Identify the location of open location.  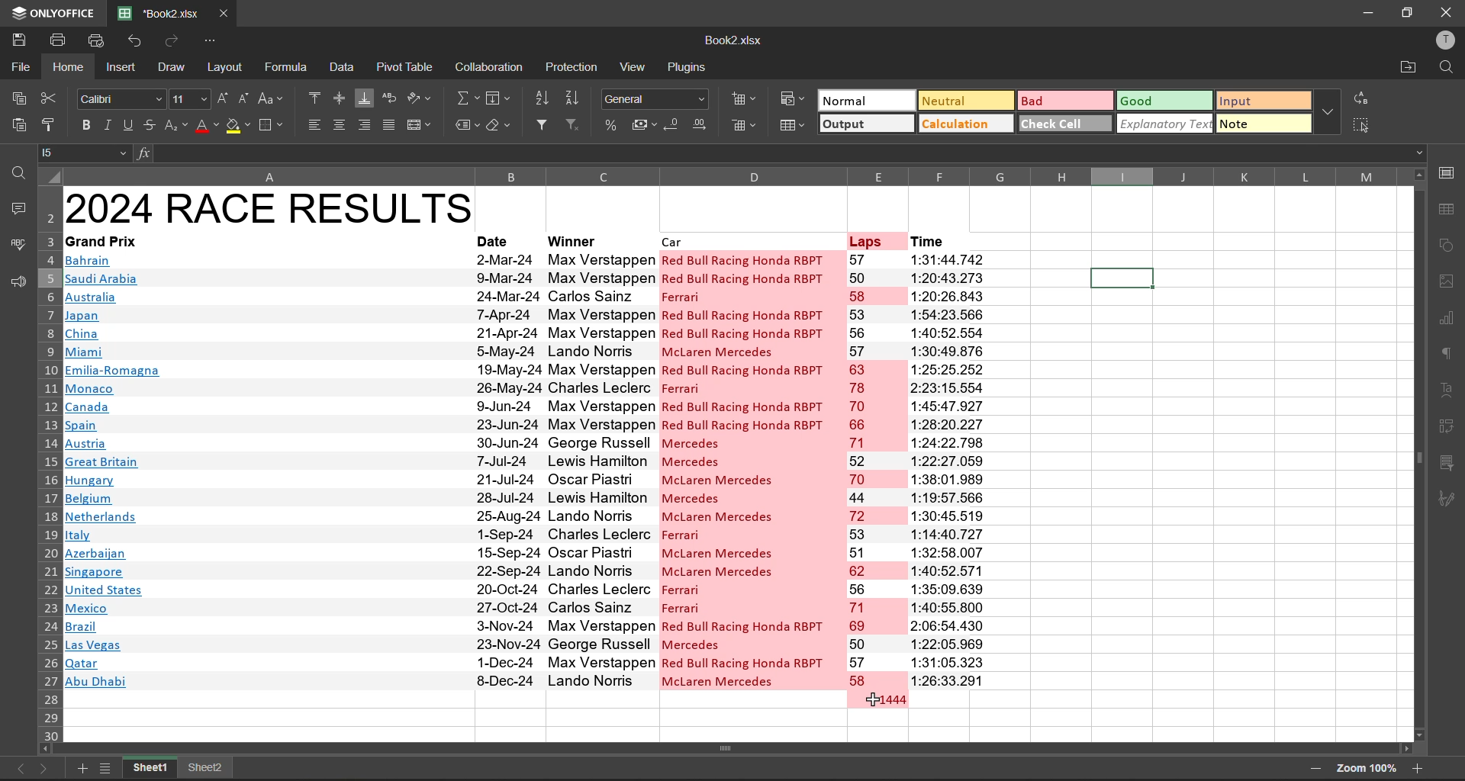
(1409, 67).